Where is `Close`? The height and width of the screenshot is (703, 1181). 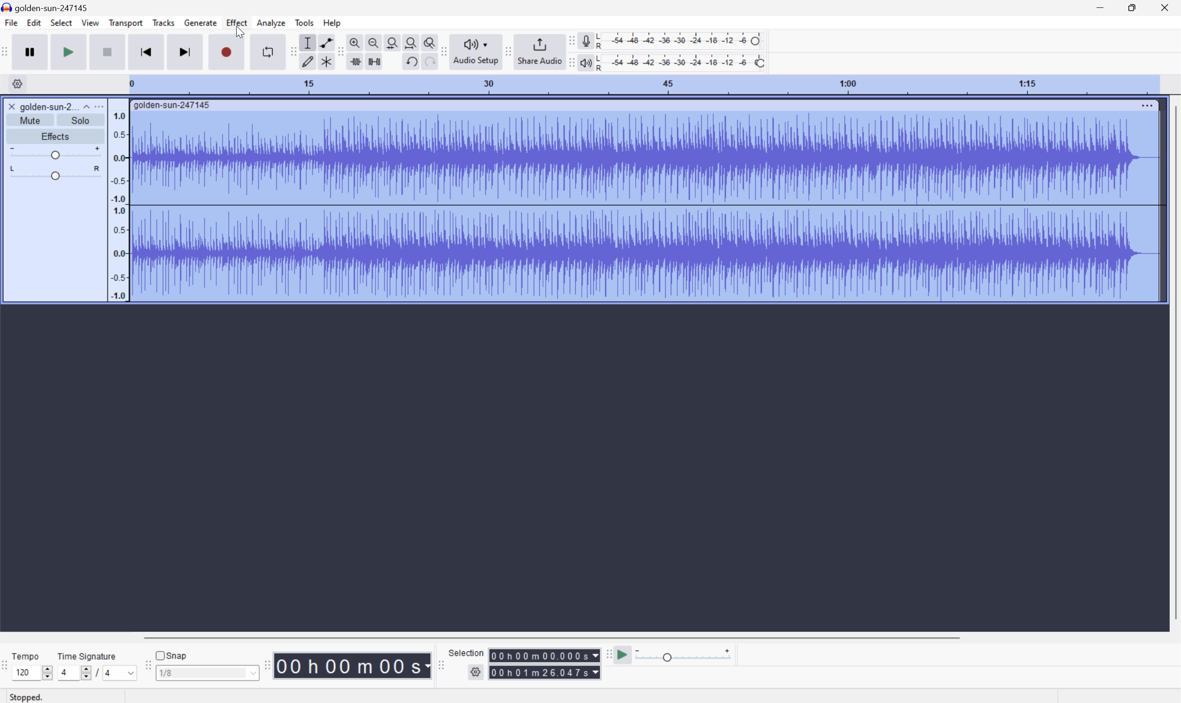 Close is located at coordinates (1167, 7).